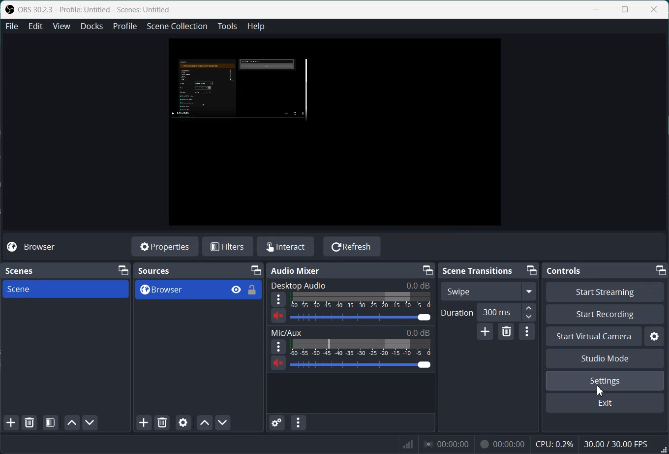 Image resolution: width=669 pixels, height=454 pixels. Describe the element at coordinates (564, 270) in the screenshot. I see `Controls` at that location.